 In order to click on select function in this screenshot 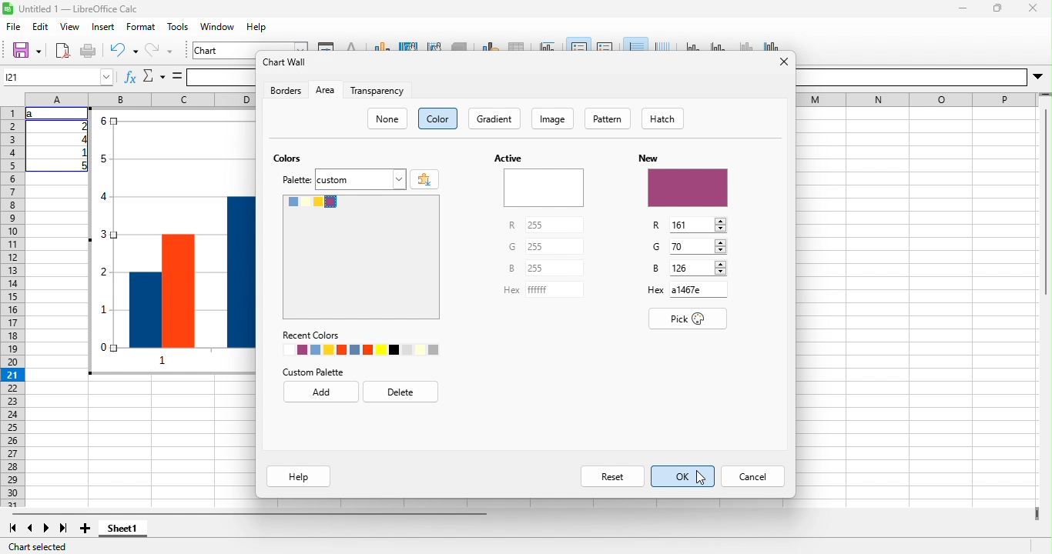, I will do `click(153, 76)`.